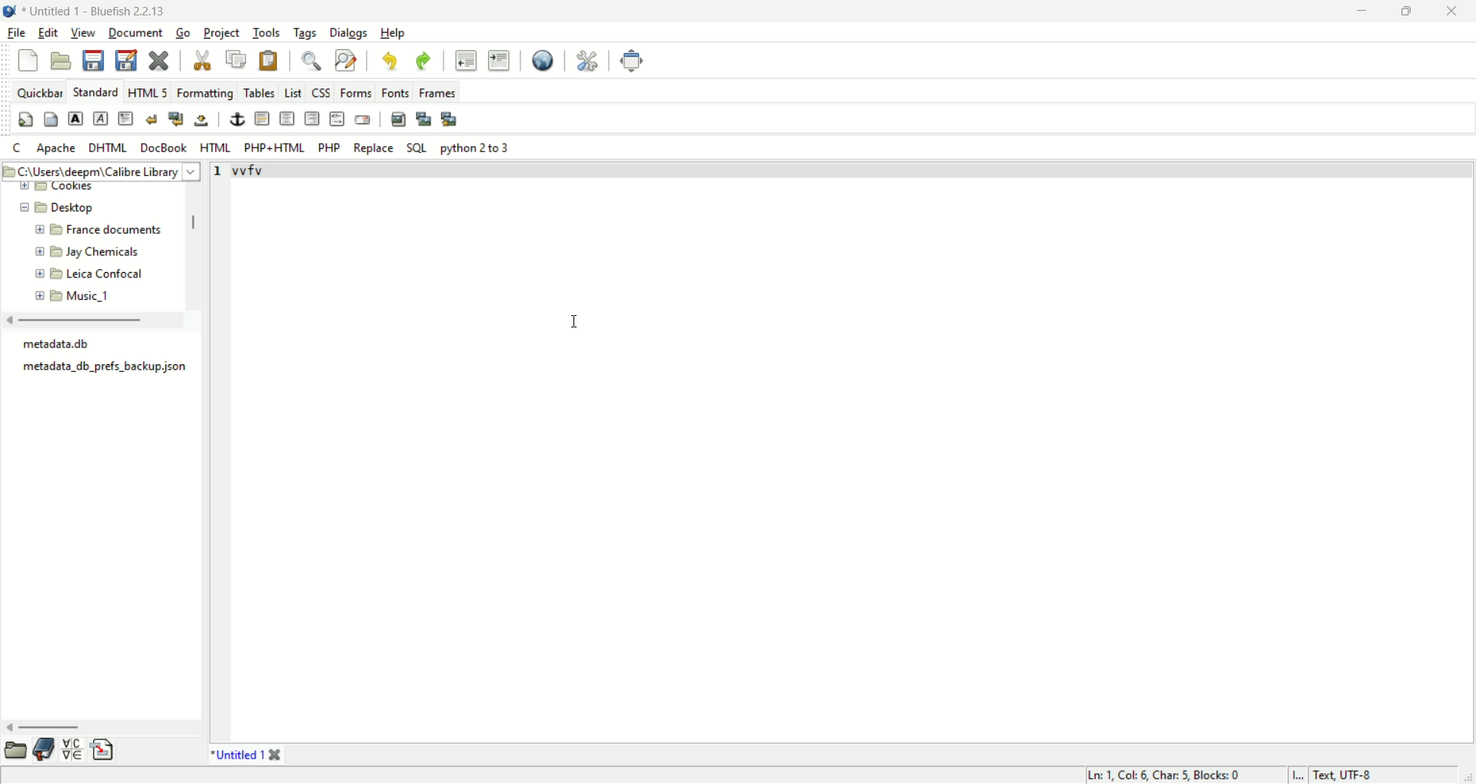  I want to click on anchor, so click(237, 119).